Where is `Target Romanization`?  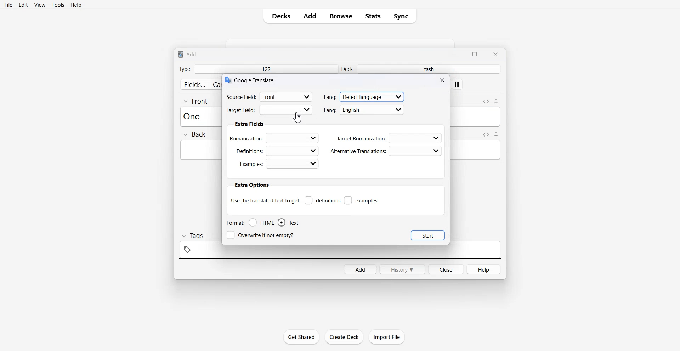 Target Romanization is located at coordinates (390, 138).